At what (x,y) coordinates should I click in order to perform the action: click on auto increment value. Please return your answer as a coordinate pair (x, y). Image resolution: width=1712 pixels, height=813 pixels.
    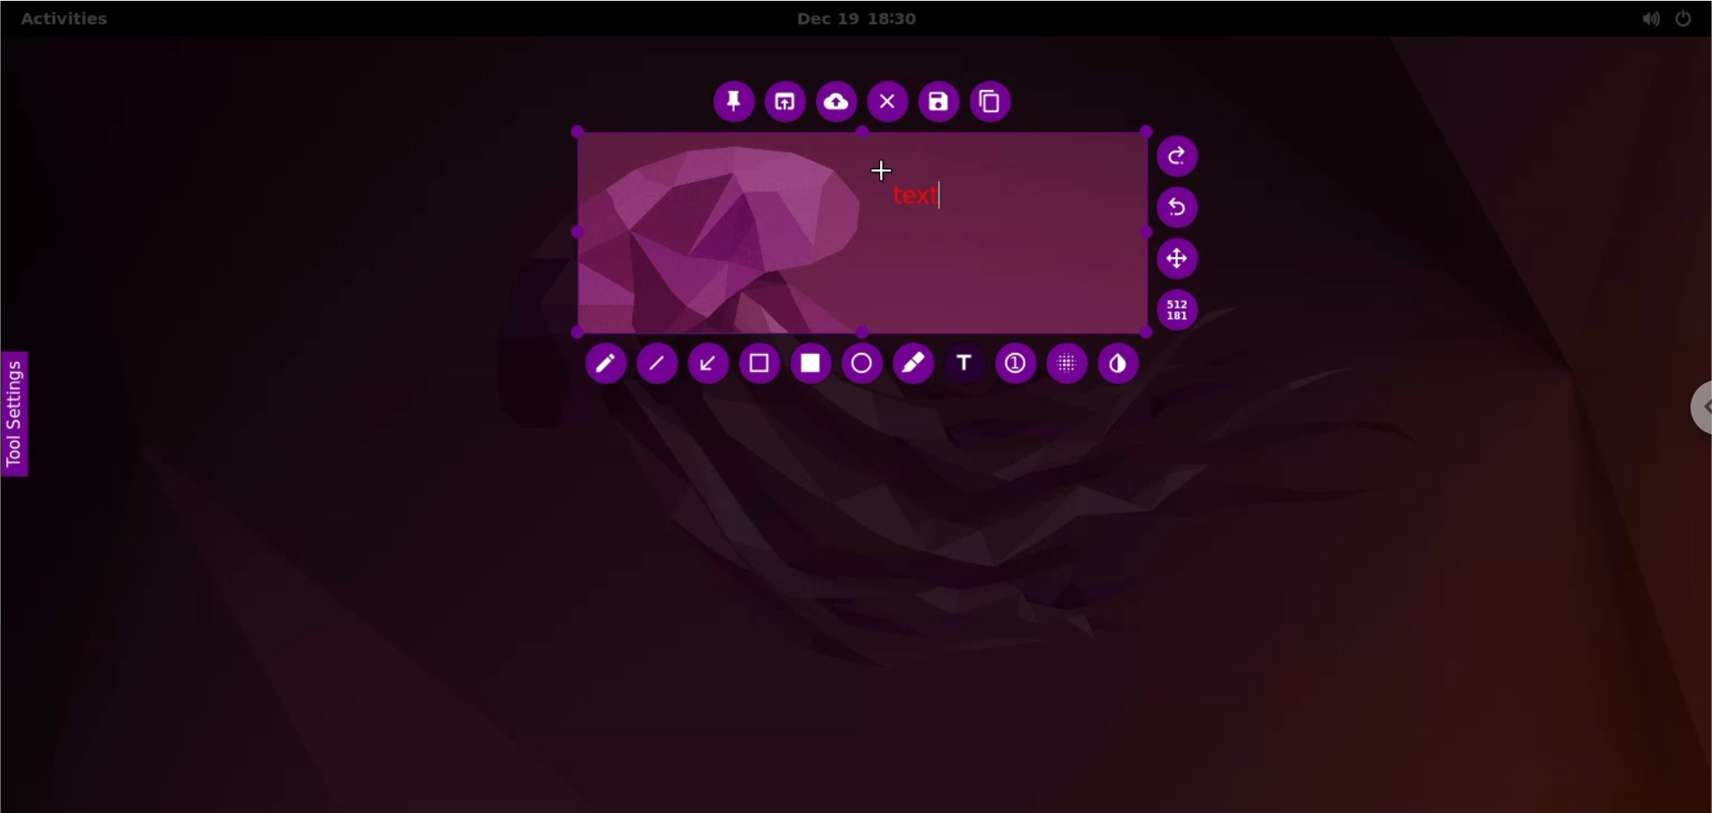
    Looking at the image, I should click on (1014, 360).